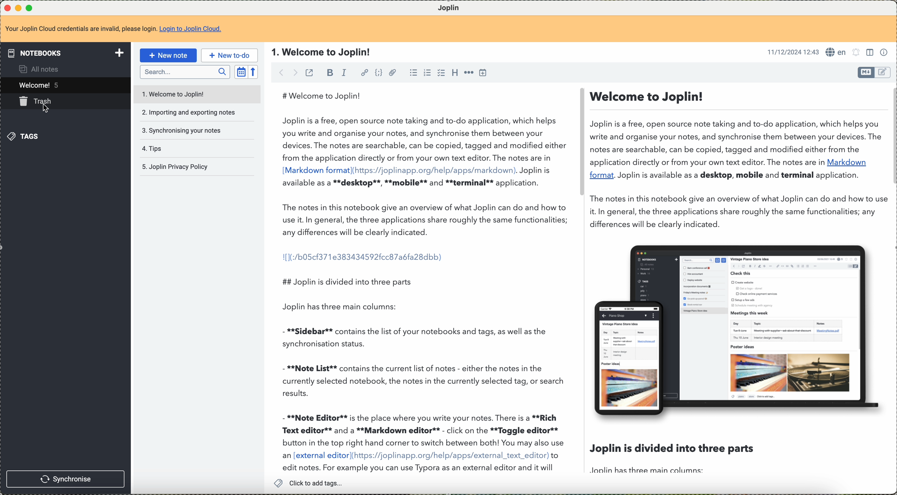 The image size is (897, 495). I want to click on toggle editor, so click(866, 73).